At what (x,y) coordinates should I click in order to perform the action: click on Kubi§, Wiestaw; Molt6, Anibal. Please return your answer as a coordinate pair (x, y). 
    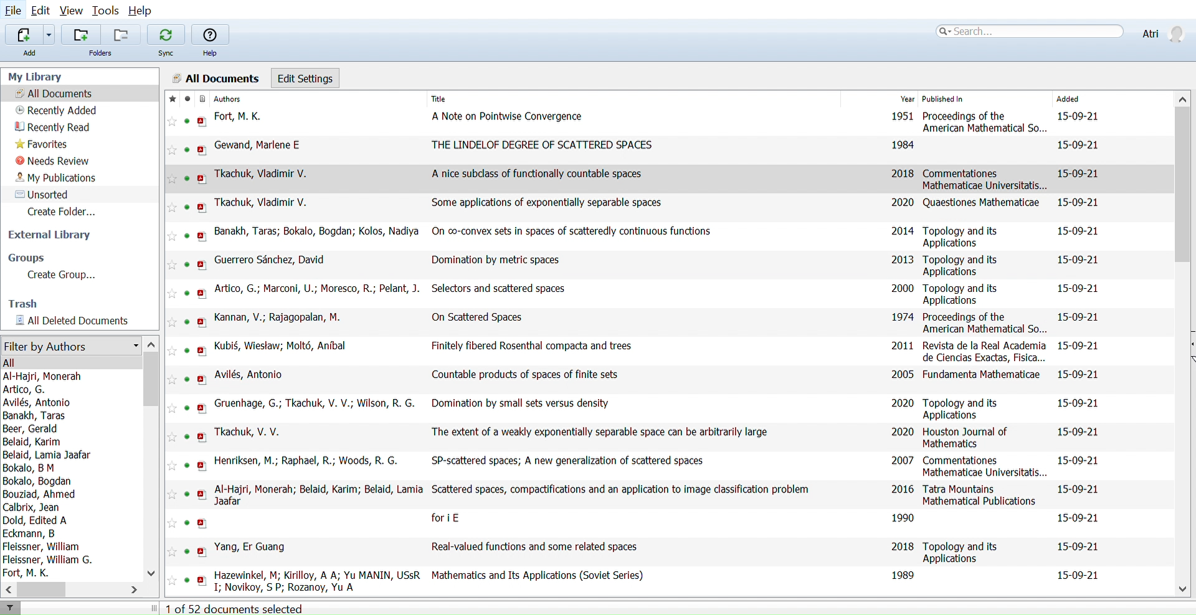
    Looking at the image, I should click on (282, 347).